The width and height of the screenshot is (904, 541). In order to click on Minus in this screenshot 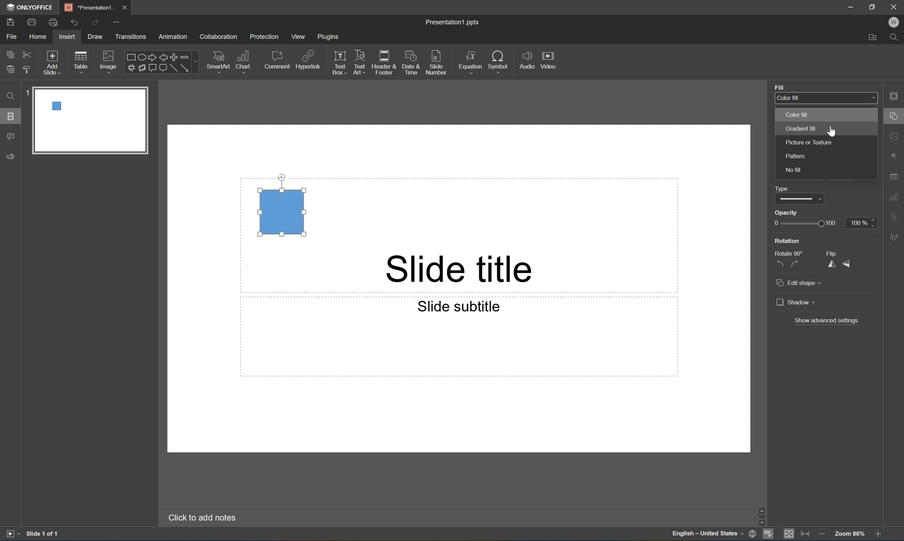, I will do `click(189, 57)`.